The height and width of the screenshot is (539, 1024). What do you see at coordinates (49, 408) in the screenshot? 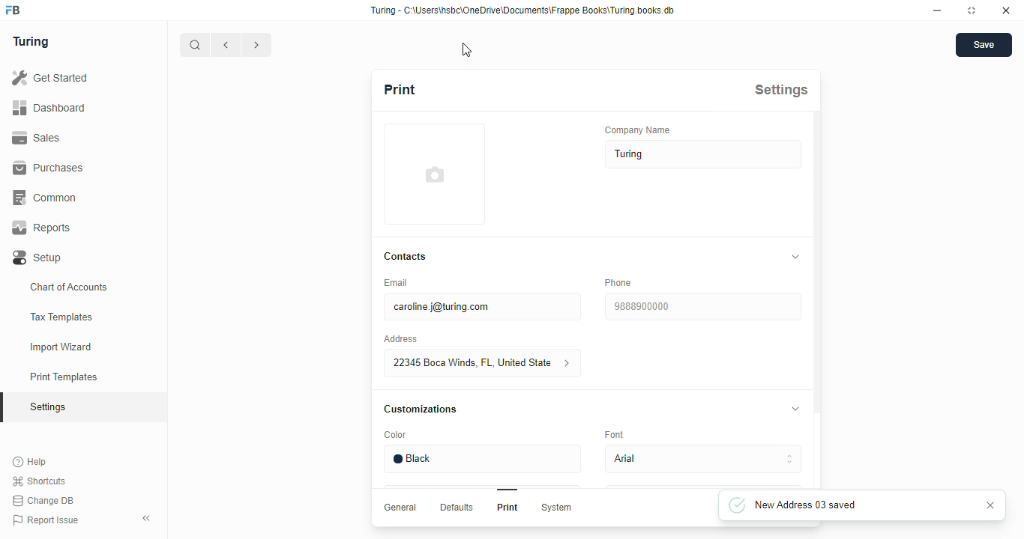
I see `settings` at bounding box center [49, 408].